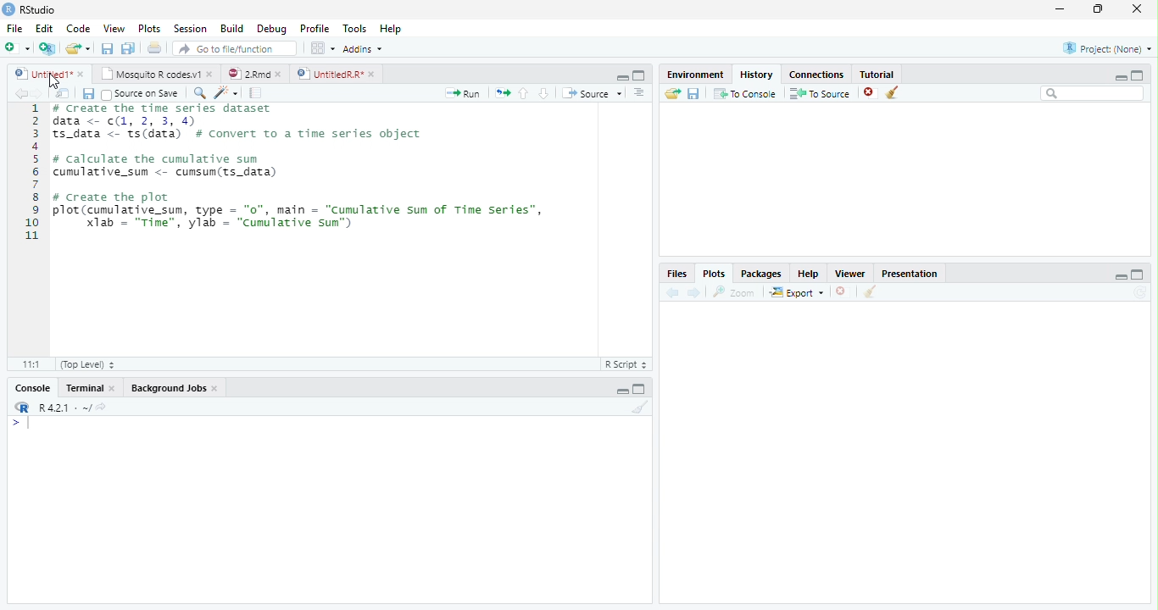  What do you see at coordinates (31, 8) in the screenshot?
I see `Rstudio` at bounding box center [31, 8].